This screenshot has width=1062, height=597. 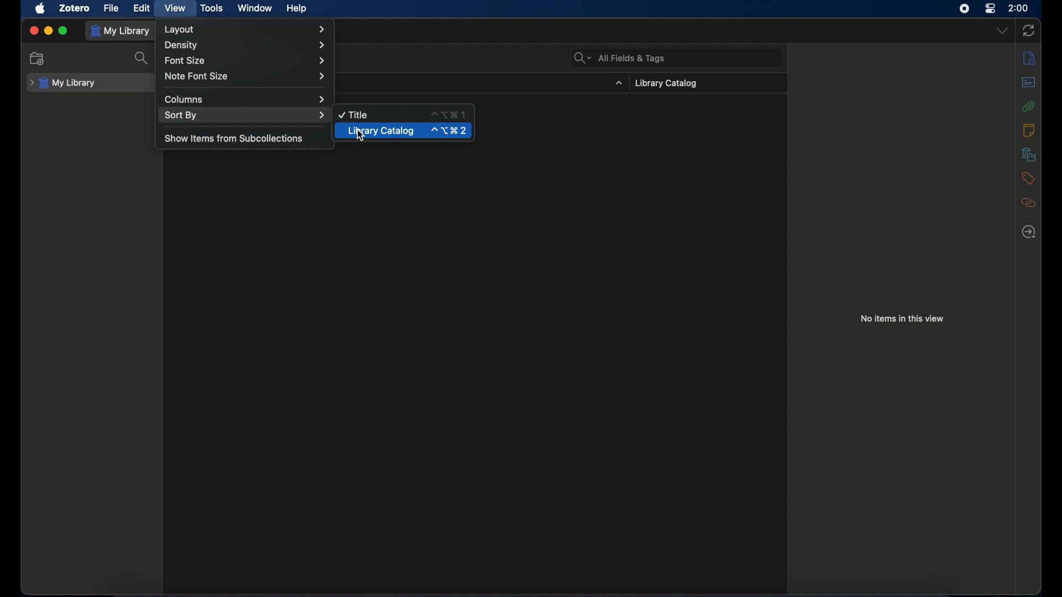 I want to click on help, so click(x=298, y=9).